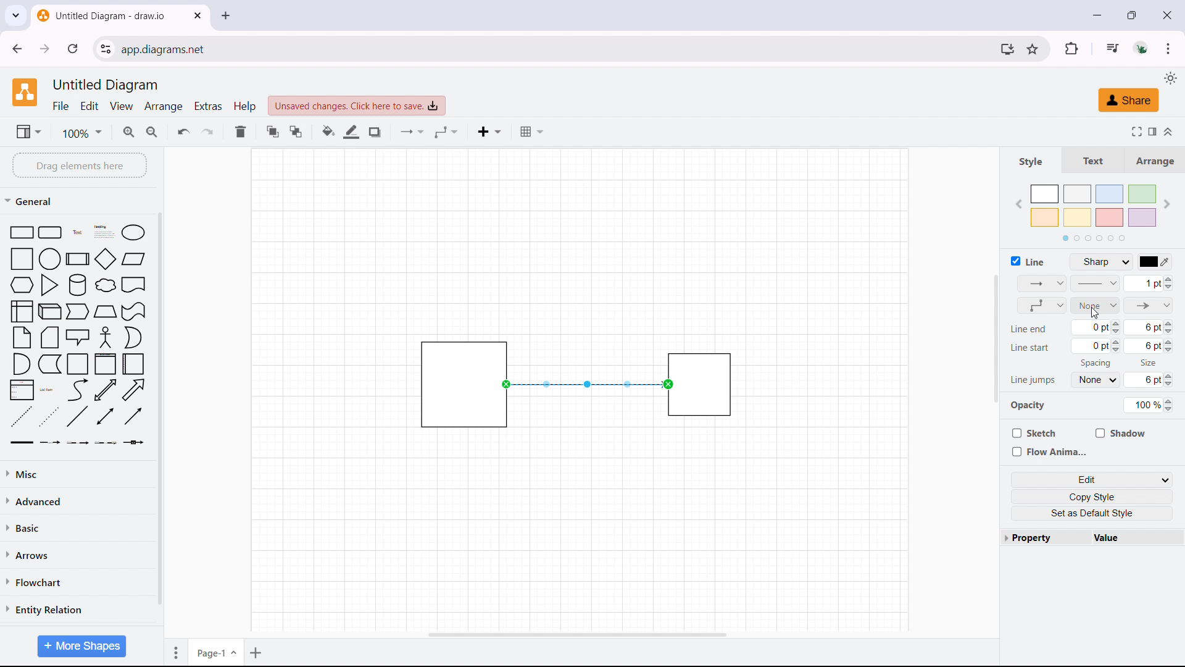 This screenshot has height=667, width=1185. I want to click on close tab, so click(226, 15).